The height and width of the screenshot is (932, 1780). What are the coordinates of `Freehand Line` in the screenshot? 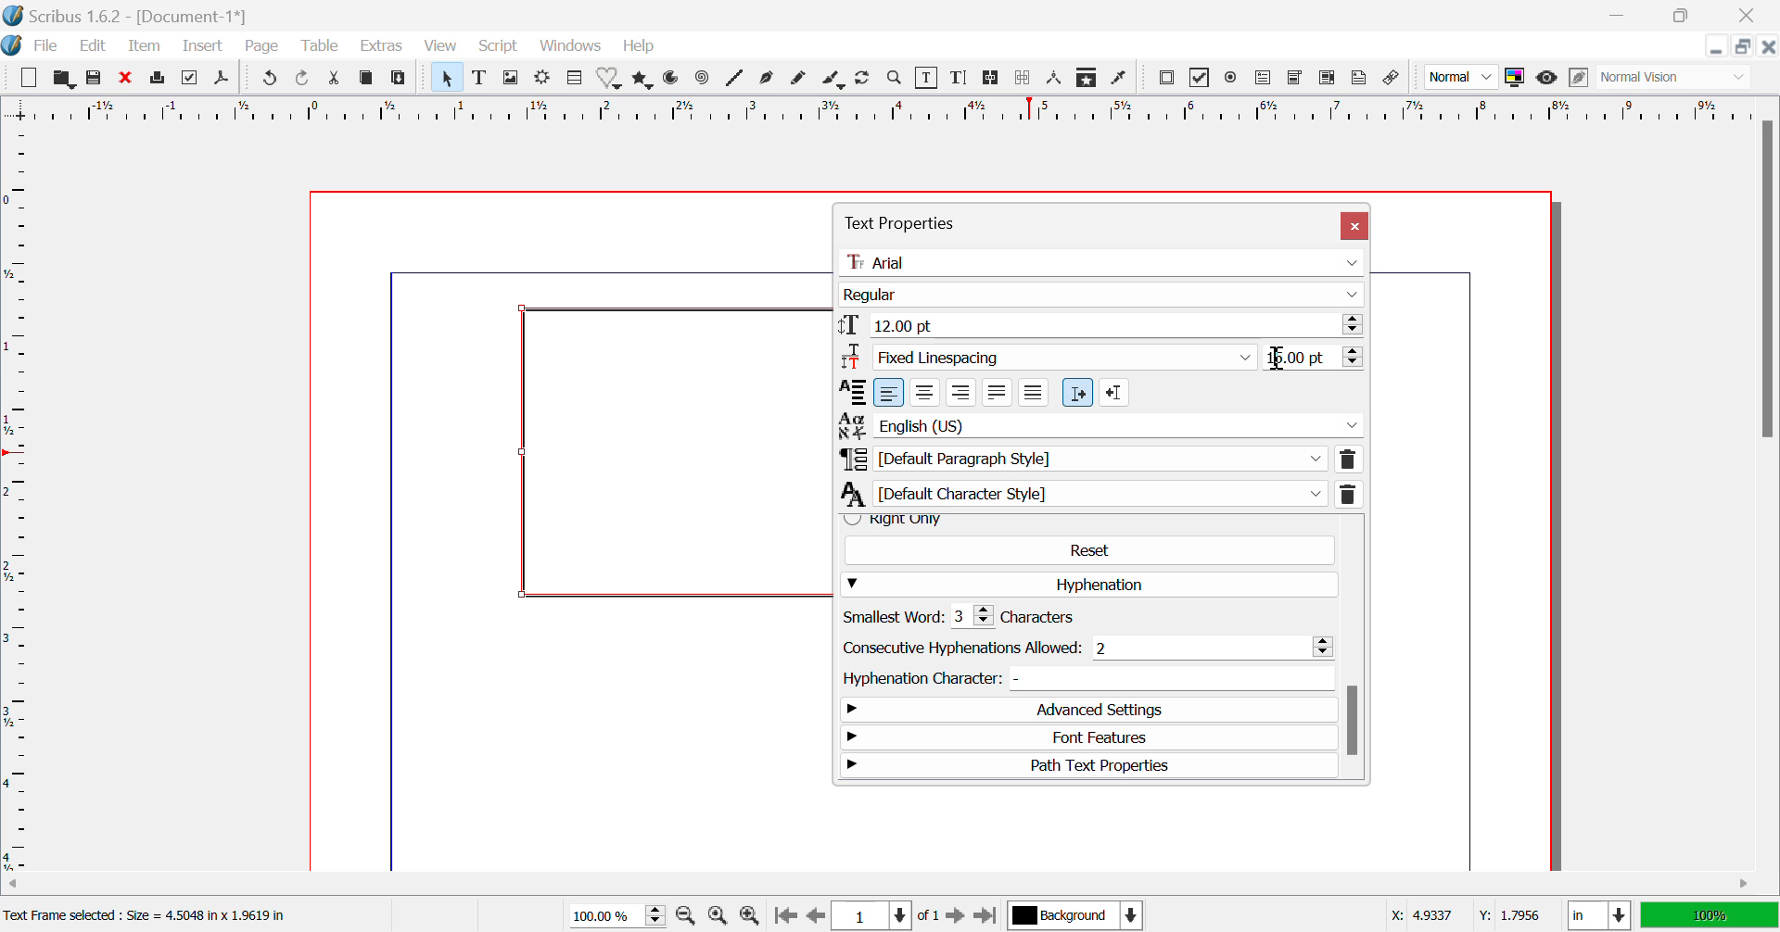 It's located at (799, 82).